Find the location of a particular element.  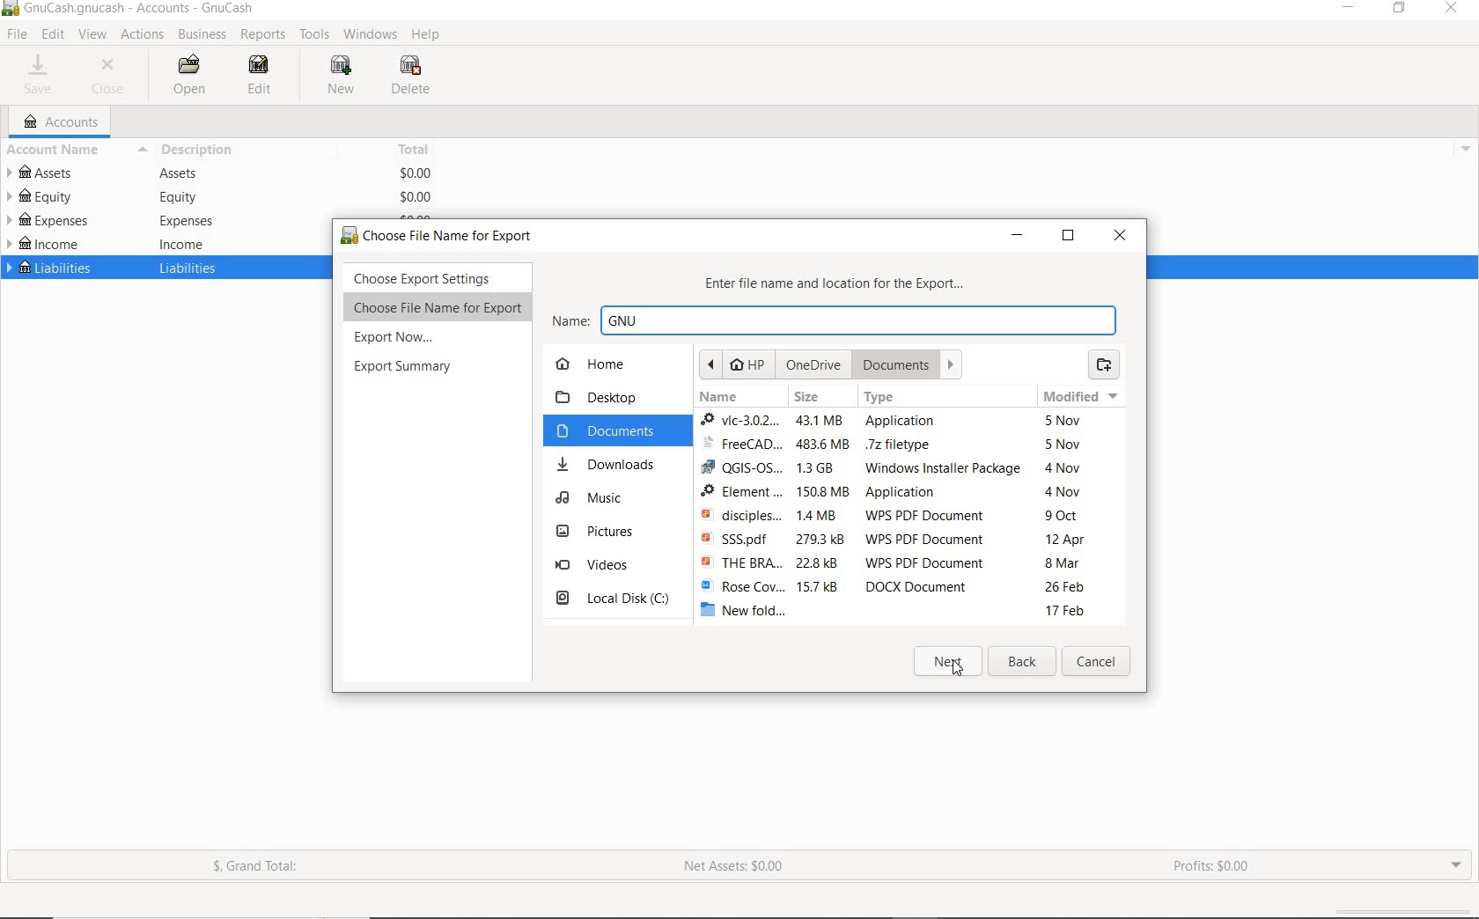

choose file name for export is located at coordinates (445, 233).